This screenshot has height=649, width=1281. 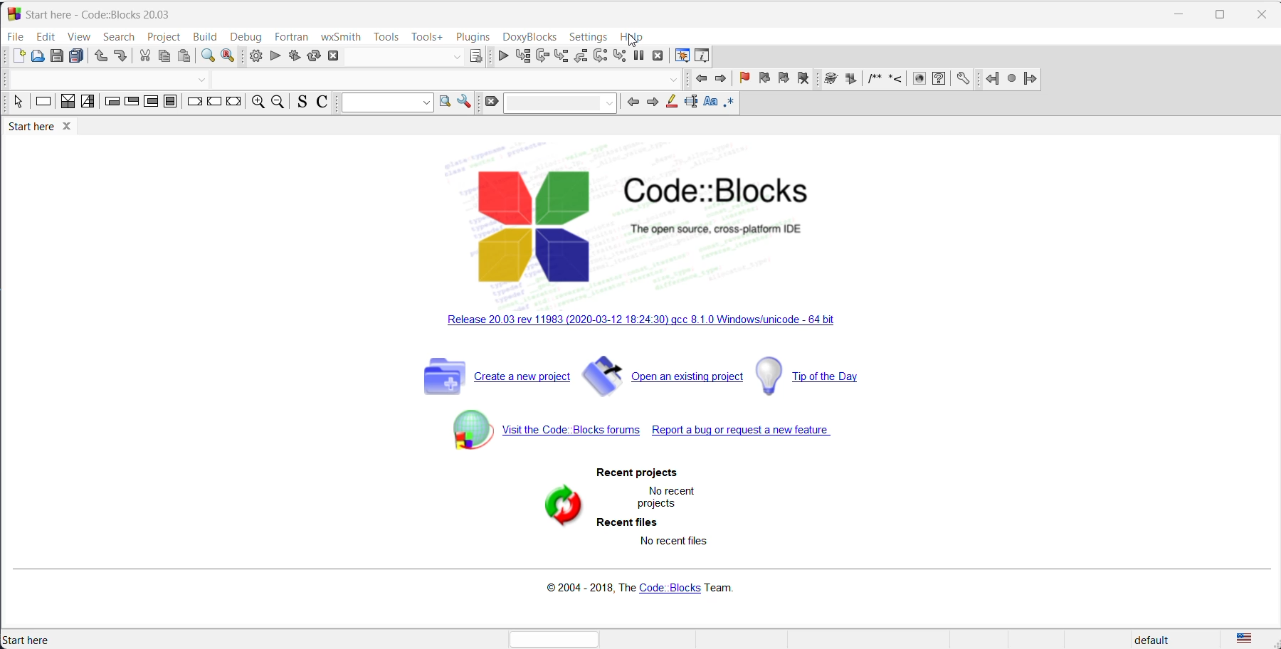 What do you see at coordinates (734, 103) in the screenshot?
I see `regex` at bounding box center [734, 103].